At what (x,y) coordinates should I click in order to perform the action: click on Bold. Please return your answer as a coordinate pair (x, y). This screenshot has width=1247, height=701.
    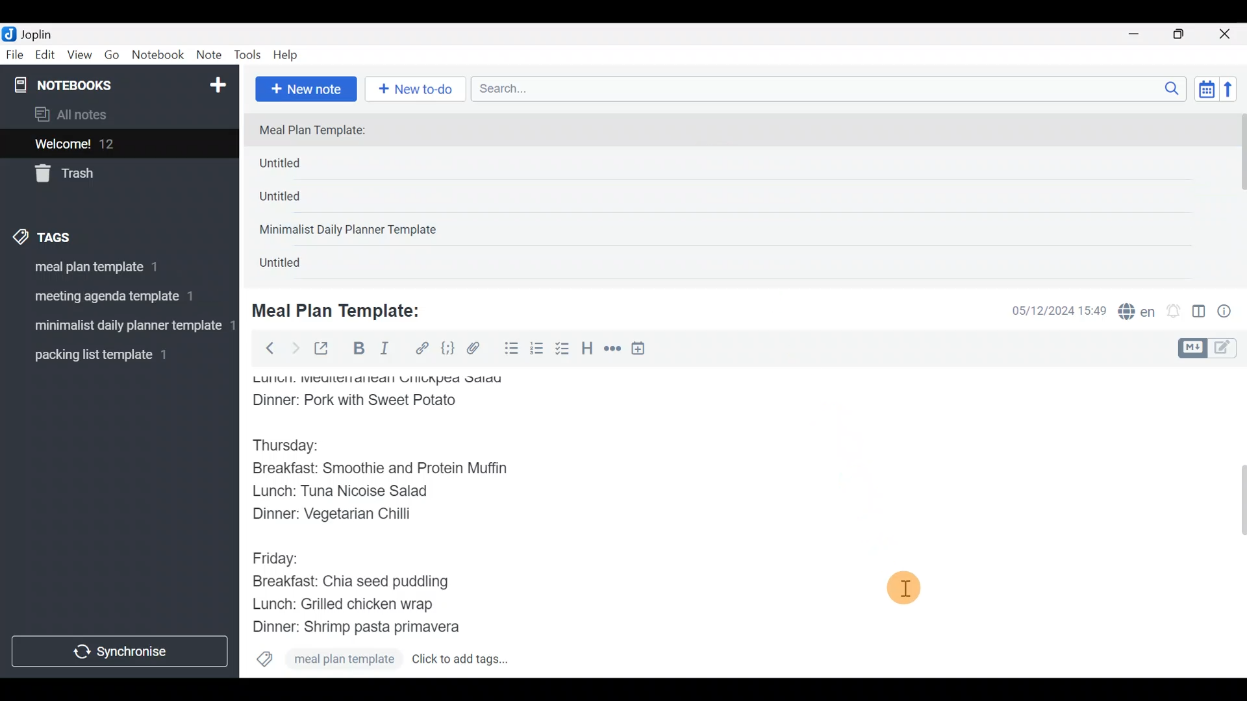
    Looking at the image, I should click on (358, 350).